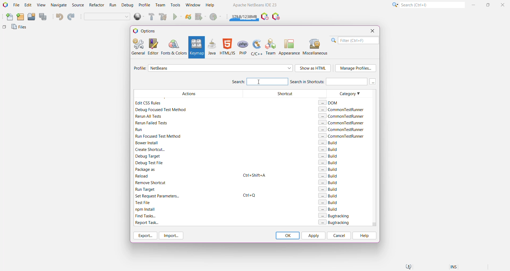  I want to click on Run, so click(177, 17).